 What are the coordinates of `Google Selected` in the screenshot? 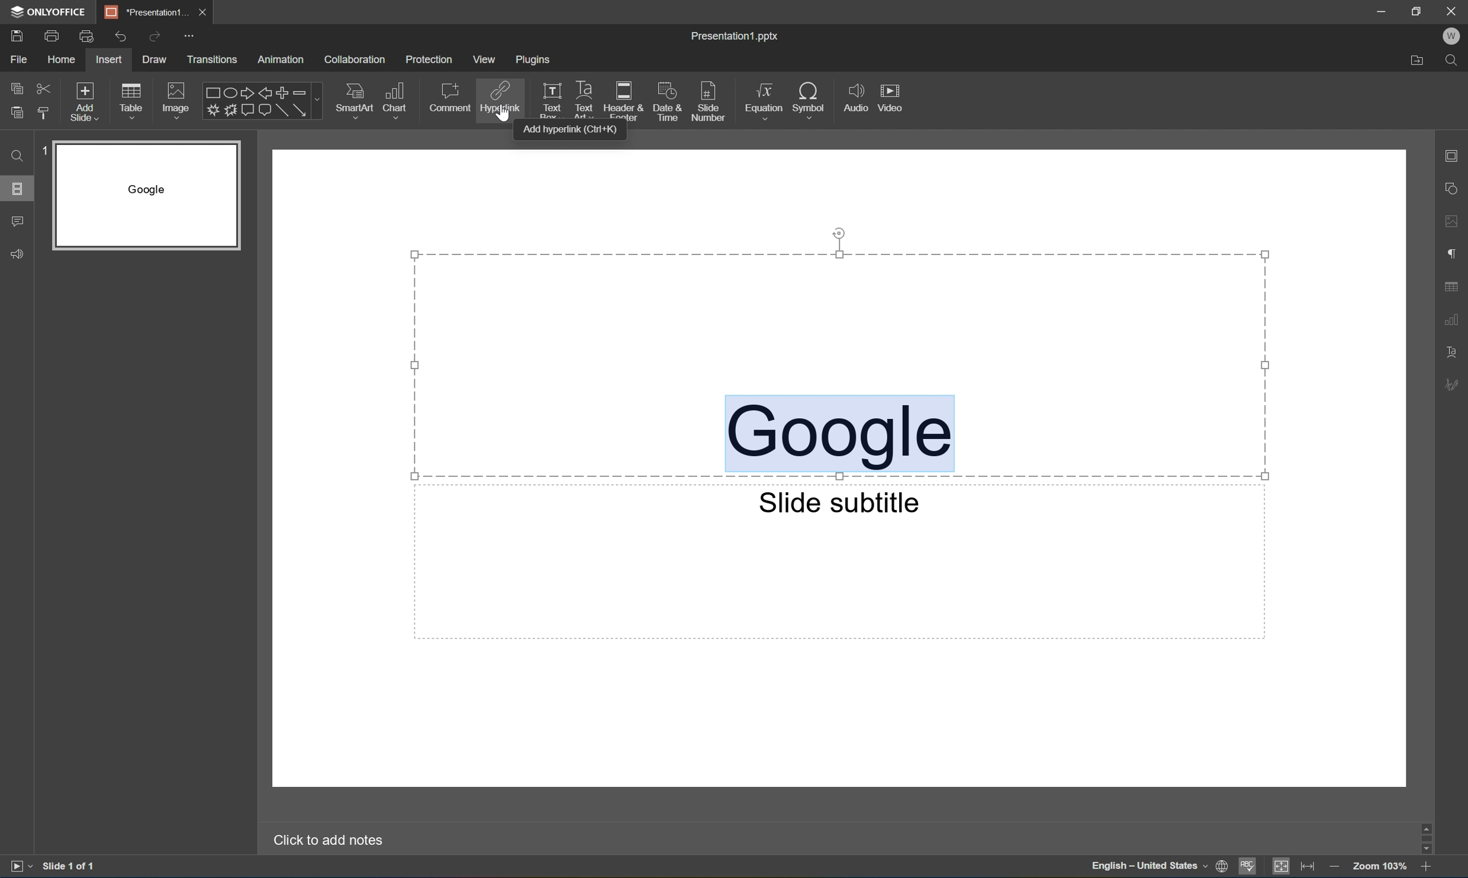 It's located at (836, 434).